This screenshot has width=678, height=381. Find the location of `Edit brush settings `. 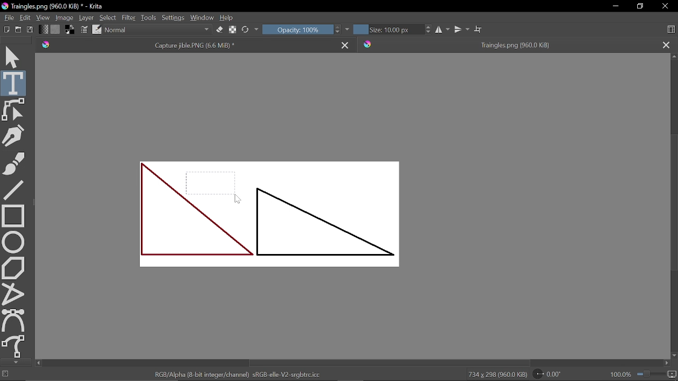

Edit brush settings  is located at coordinates (85, 30).